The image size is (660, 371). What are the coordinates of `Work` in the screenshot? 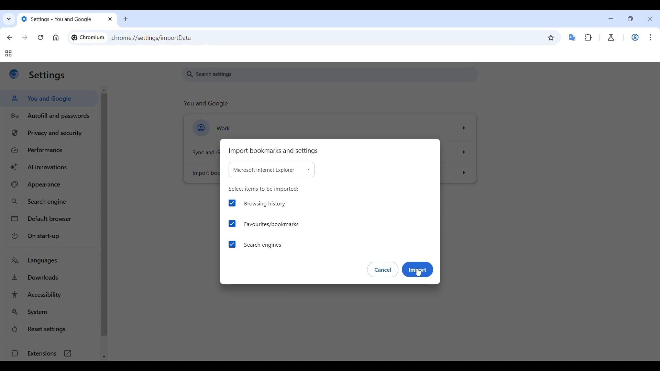 It's located at (635, 37).